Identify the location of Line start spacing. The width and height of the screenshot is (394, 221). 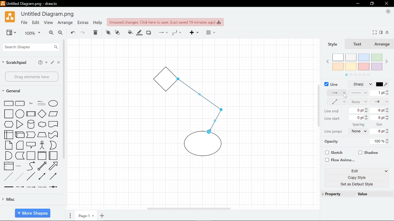
(357, 118).